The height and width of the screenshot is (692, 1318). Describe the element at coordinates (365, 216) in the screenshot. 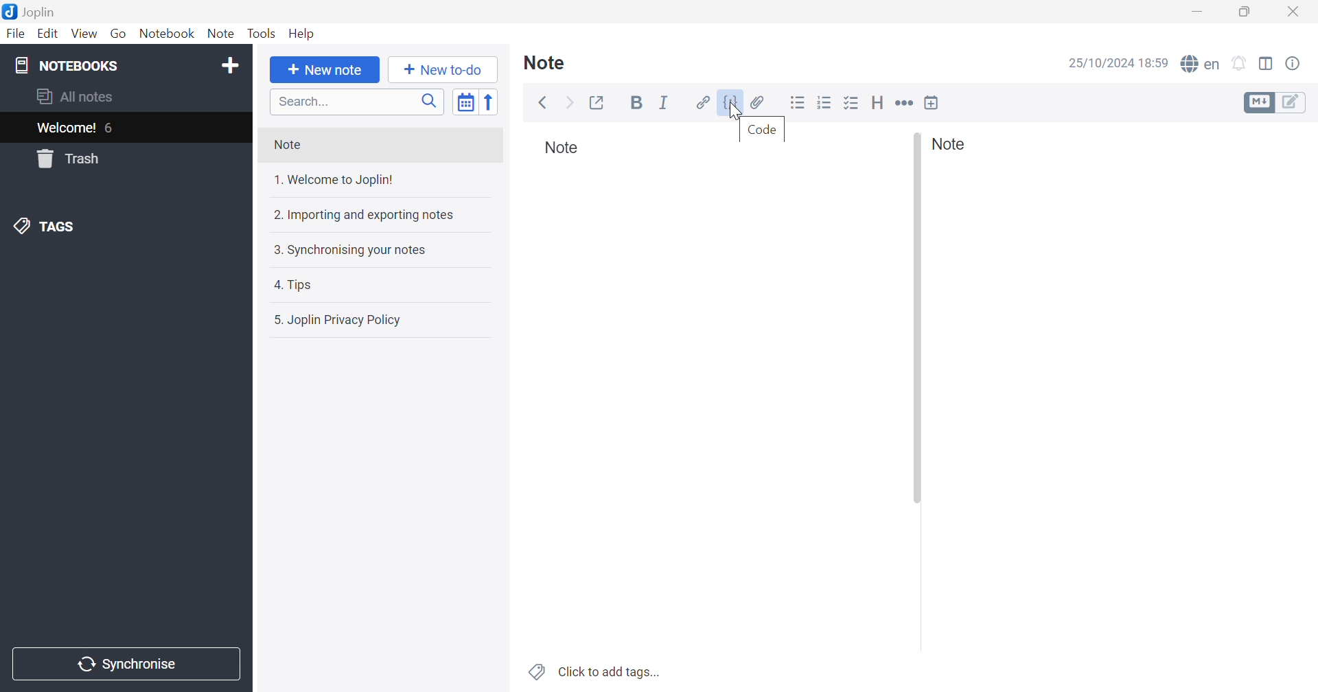

I see `2. Importing and exporting notes` at that location.